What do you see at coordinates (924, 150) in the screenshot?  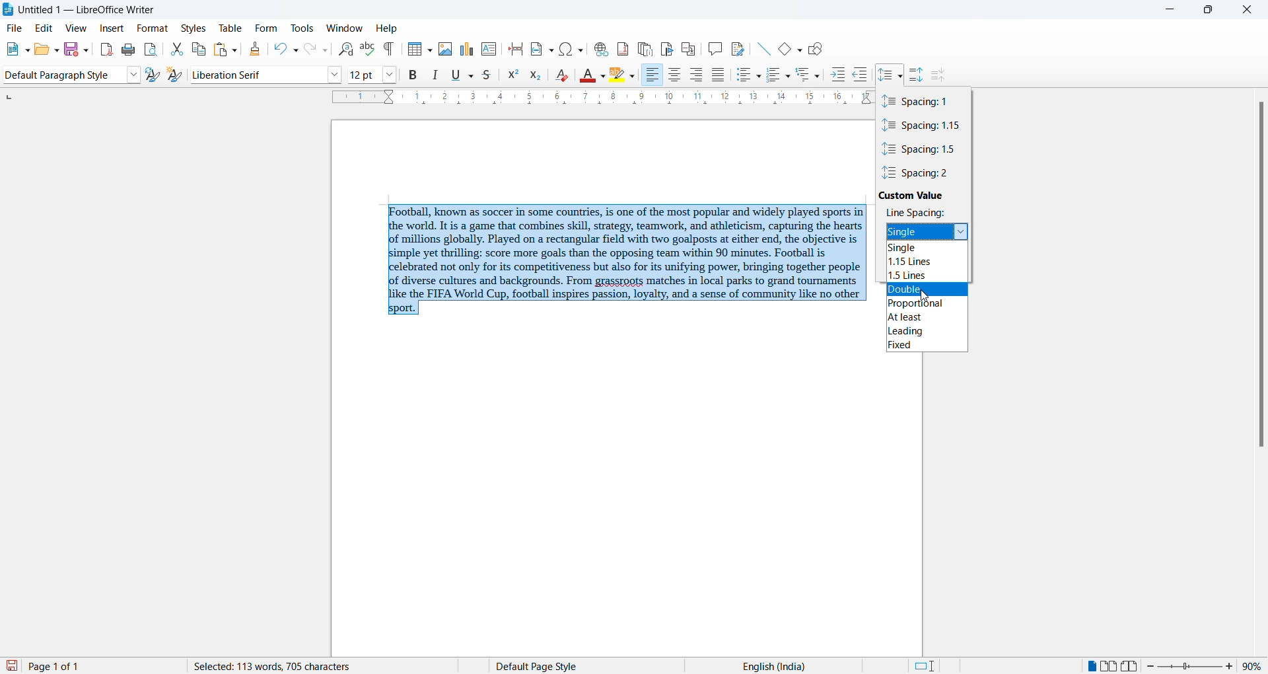 I see `spacing value 1.5` at bounding box center [924, 150].